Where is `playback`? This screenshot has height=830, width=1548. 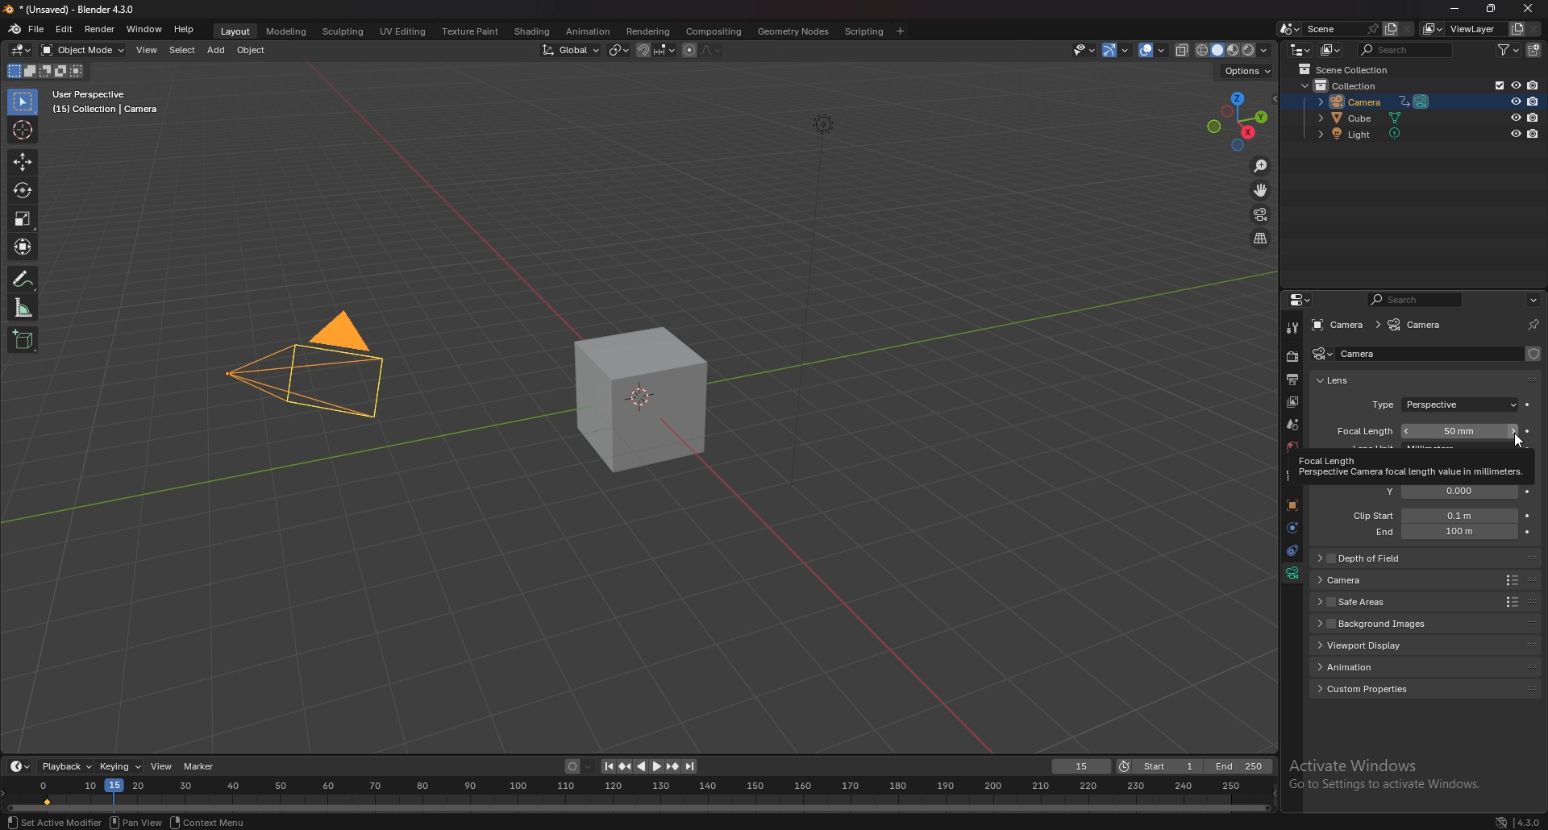 playback is located at coordinates (65, 766).